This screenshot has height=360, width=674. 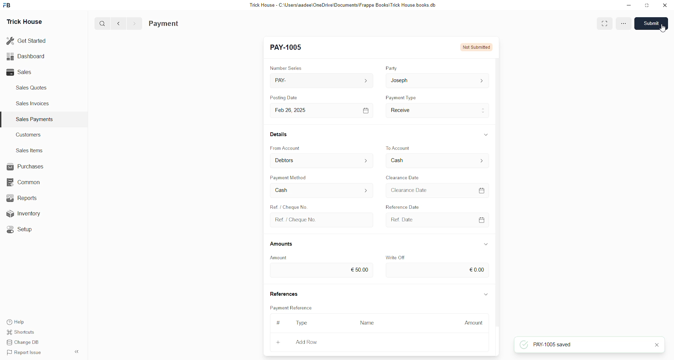 What do you see at coordinates (665, 6) in the screenshot?
I see `Close` at bounding box center [665, 6].